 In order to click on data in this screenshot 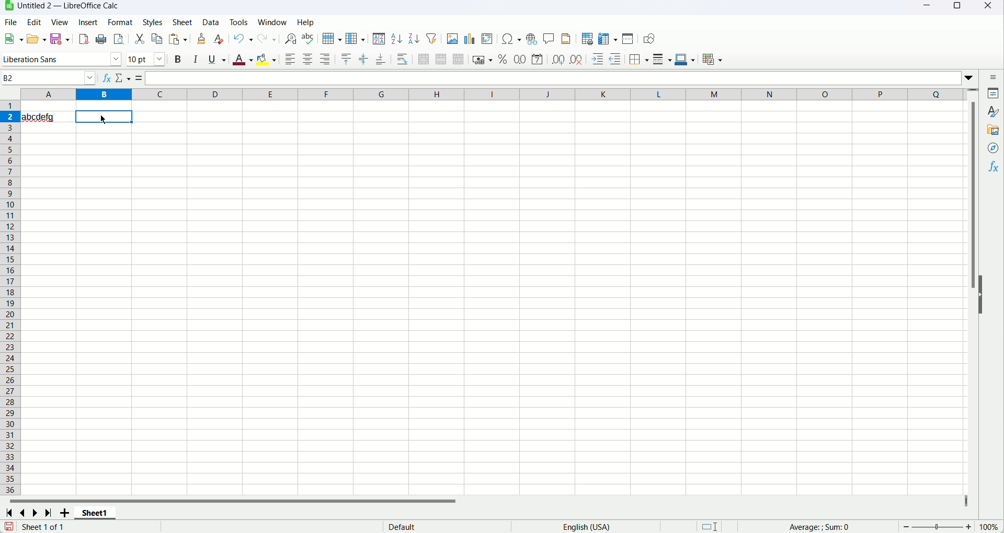, I will do `click(211, 22)`.